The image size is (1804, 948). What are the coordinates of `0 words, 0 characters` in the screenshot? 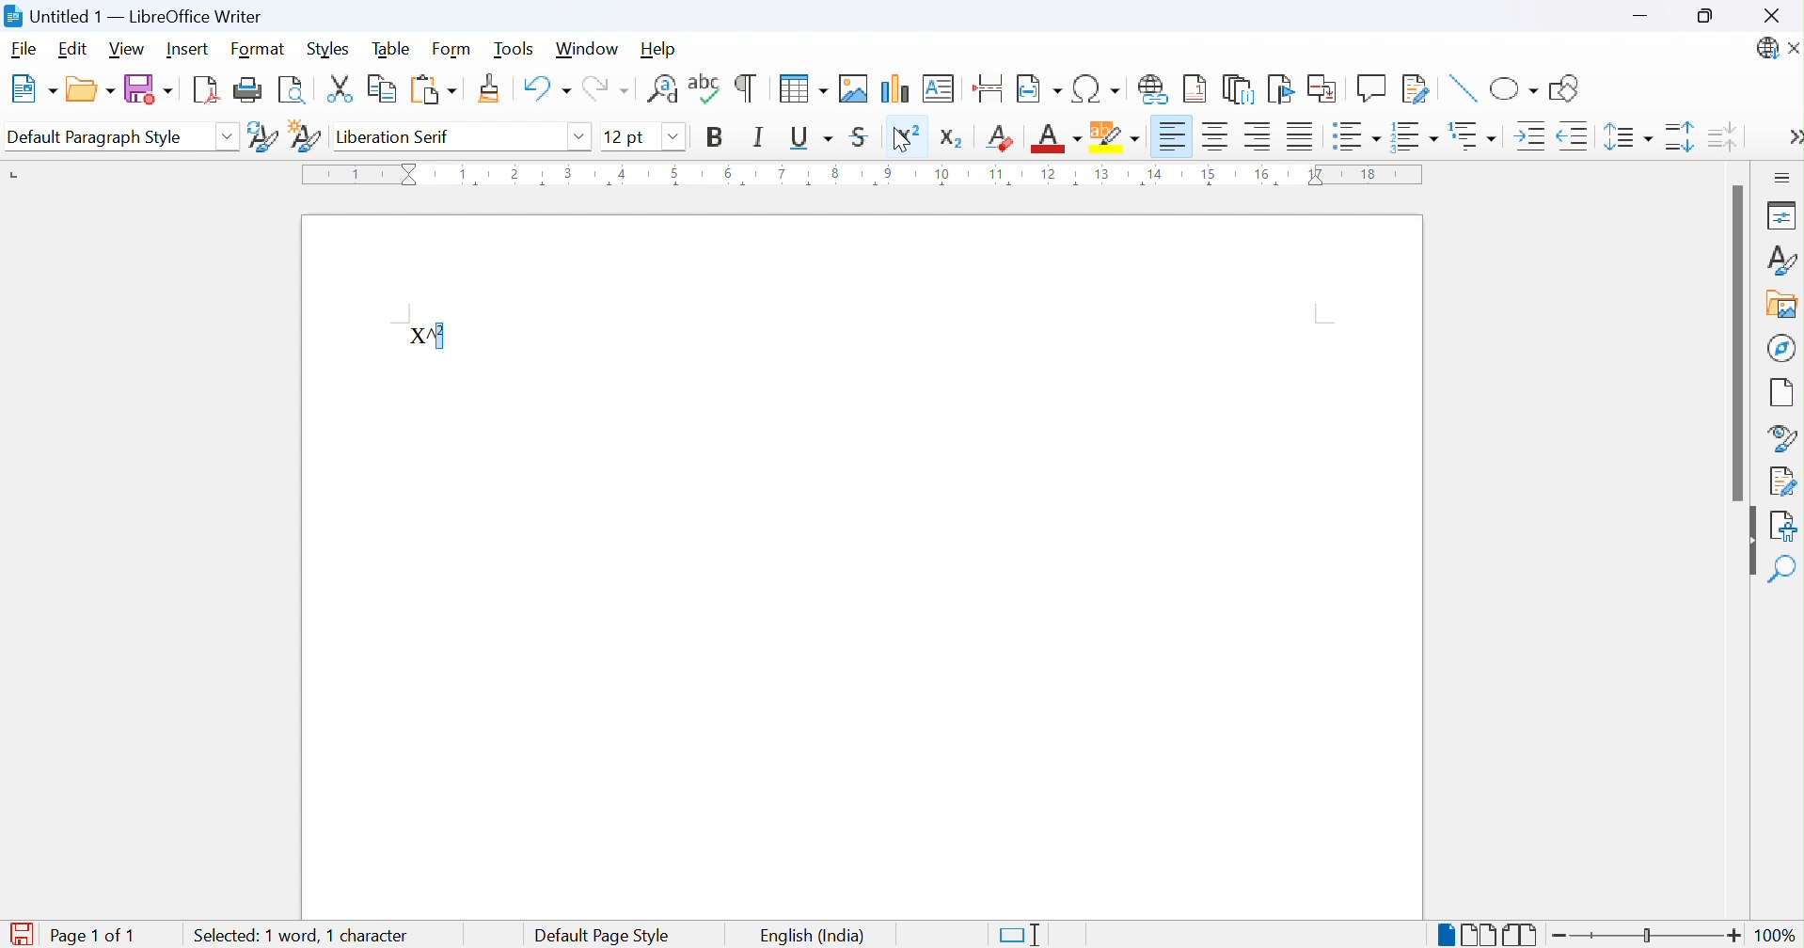 It's located at (307, 936).